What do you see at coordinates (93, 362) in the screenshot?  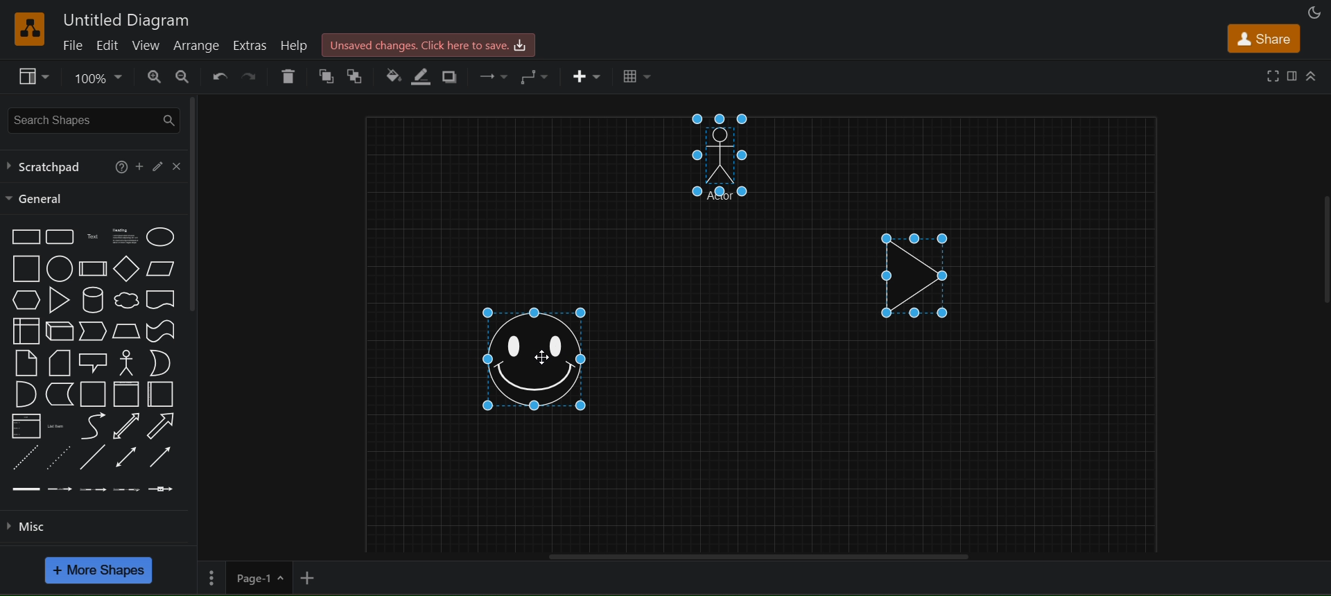 I see `callout` at bounding box center [93, 362].